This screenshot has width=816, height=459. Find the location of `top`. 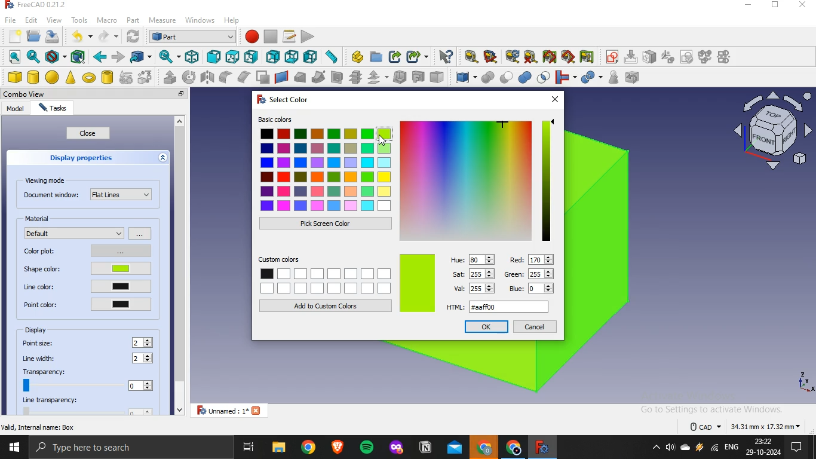

top is located at coordinates (232, 57).